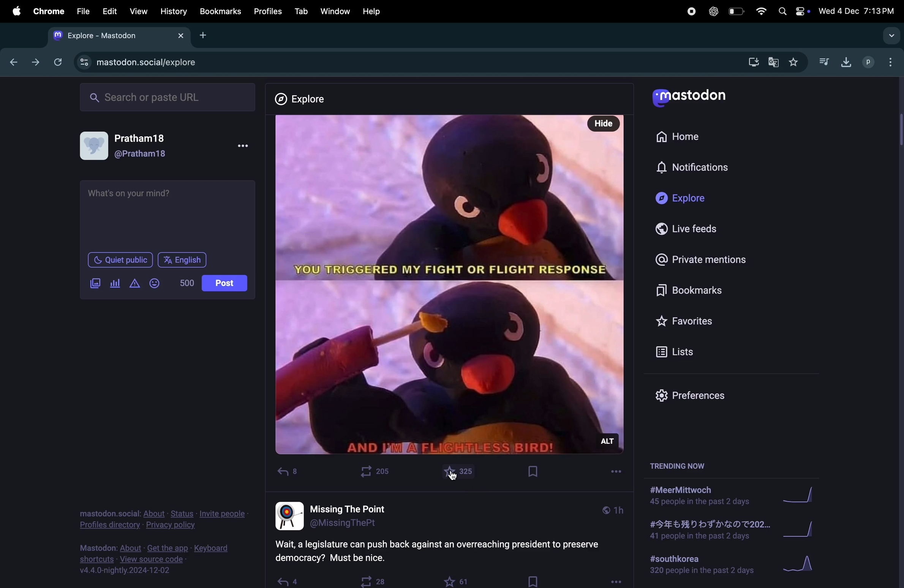  I want to click on back, so click(13, 64).